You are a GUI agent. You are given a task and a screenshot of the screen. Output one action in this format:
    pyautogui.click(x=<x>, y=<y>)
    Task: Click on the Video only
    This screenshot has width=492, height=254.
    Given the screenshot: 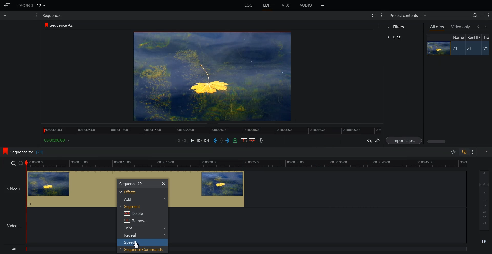 What is the action you would take?
    pyautogui.click(x=461, y=27)
    